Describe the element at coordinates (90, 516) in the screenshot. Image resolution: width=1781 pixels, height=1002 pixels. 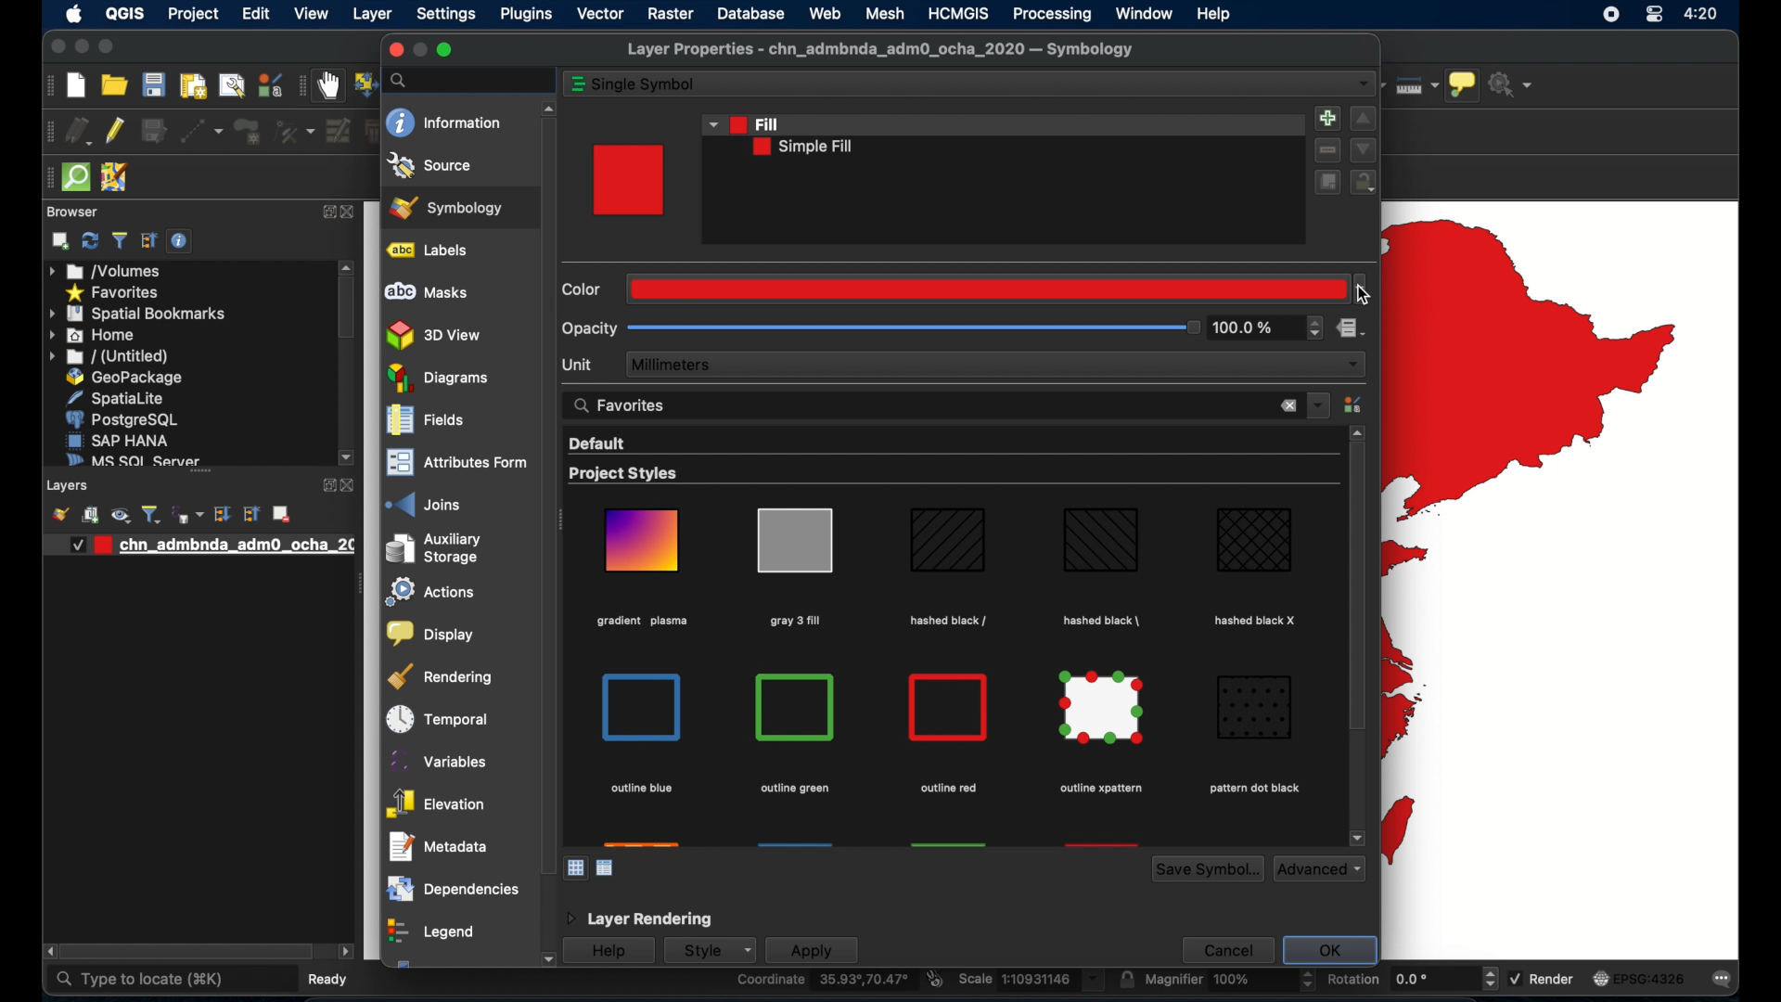
I see `add group` at that location.